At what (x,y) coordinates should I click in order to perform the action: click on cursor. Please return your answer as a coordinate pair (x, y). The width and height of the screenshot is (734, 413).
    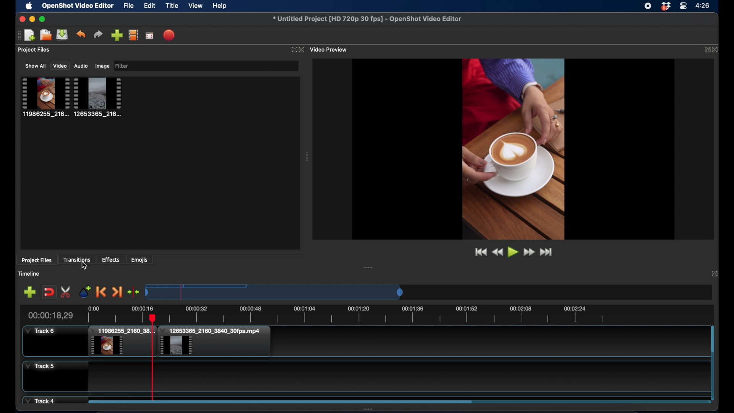
    Looking at the image, I should click on (84, 265).